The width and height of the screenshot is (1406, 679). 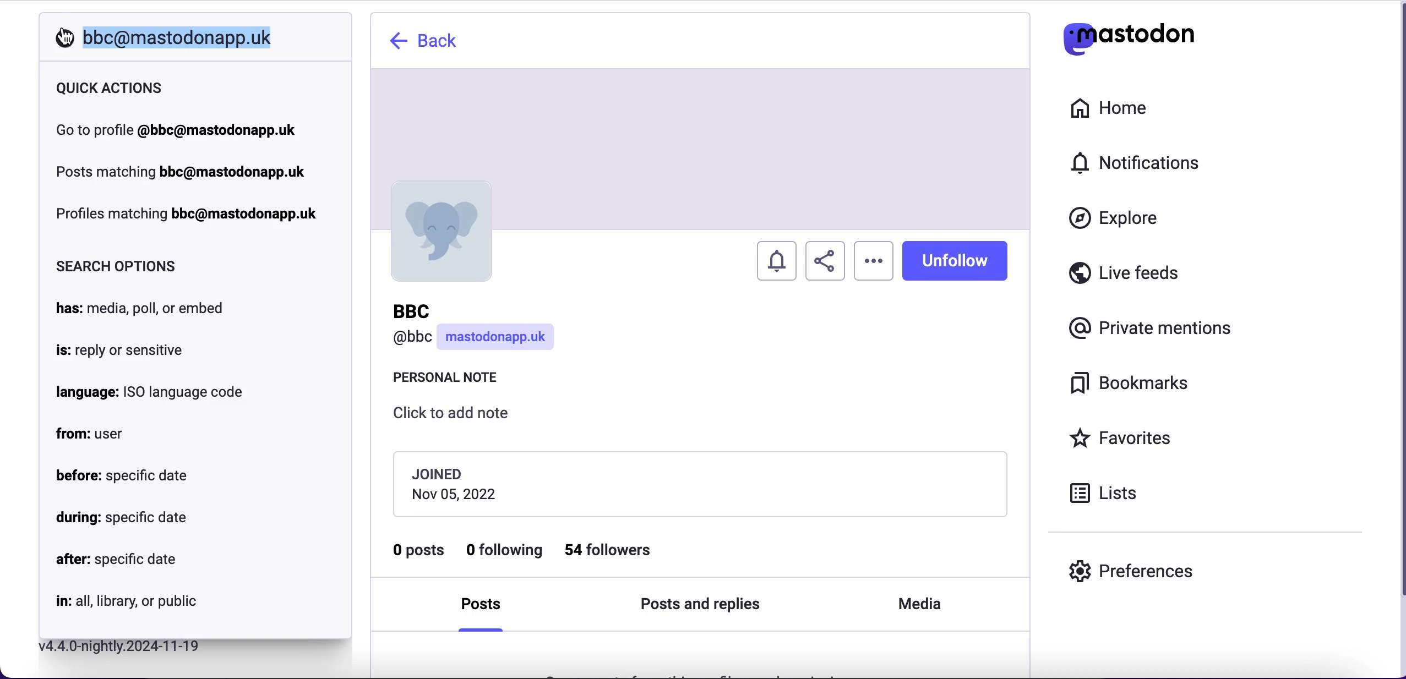 What do you see at coordinates (175, 37) in the screenshot?
I see `selected` at bounding box center [175, 37].